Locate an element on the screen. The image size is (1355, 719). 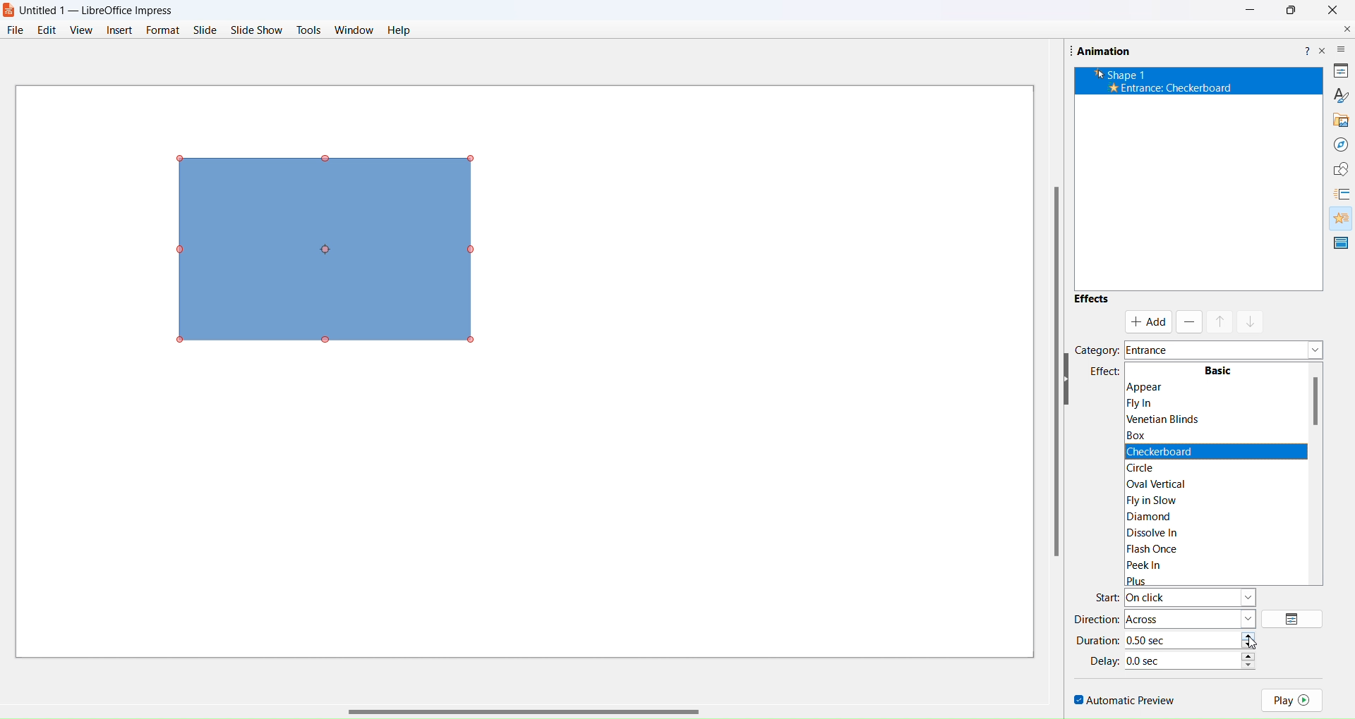
Venetian Blinds is located at coordinates (1167, 419).